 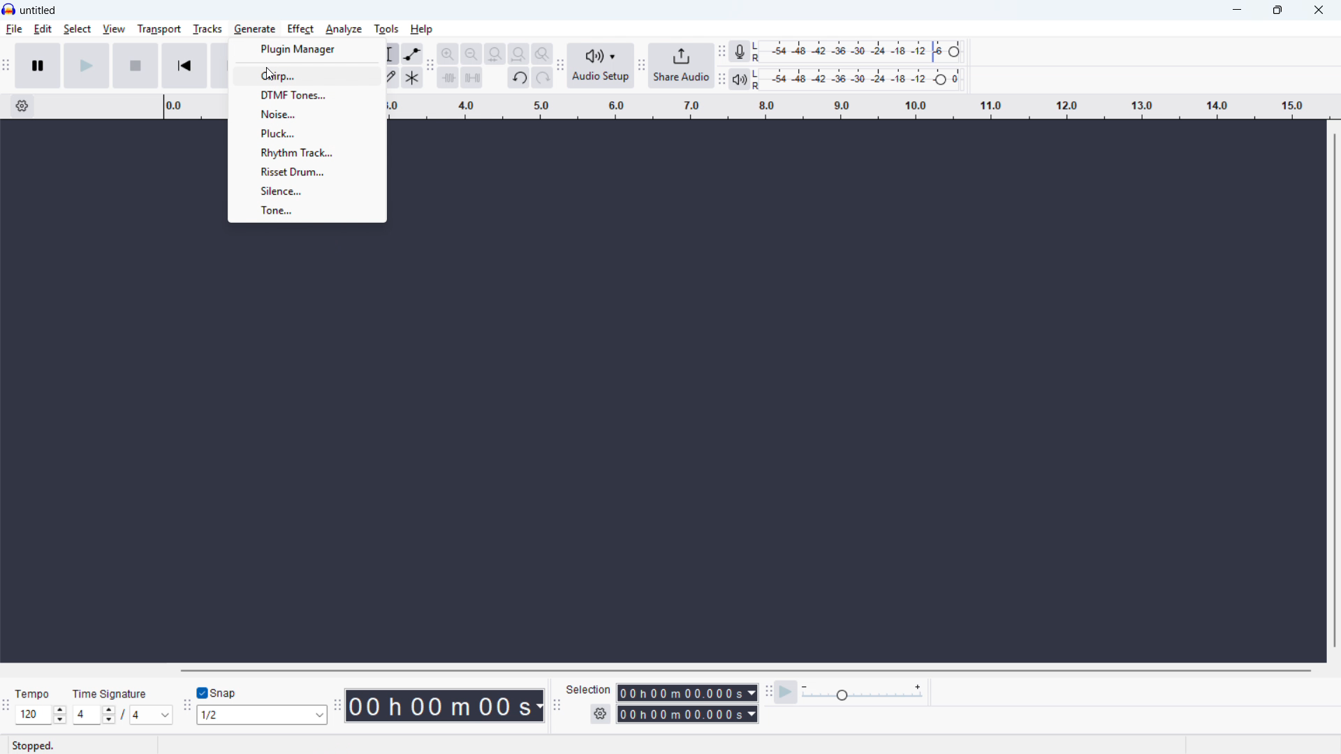 I want to click on Pause , so click(x=38, y=64).